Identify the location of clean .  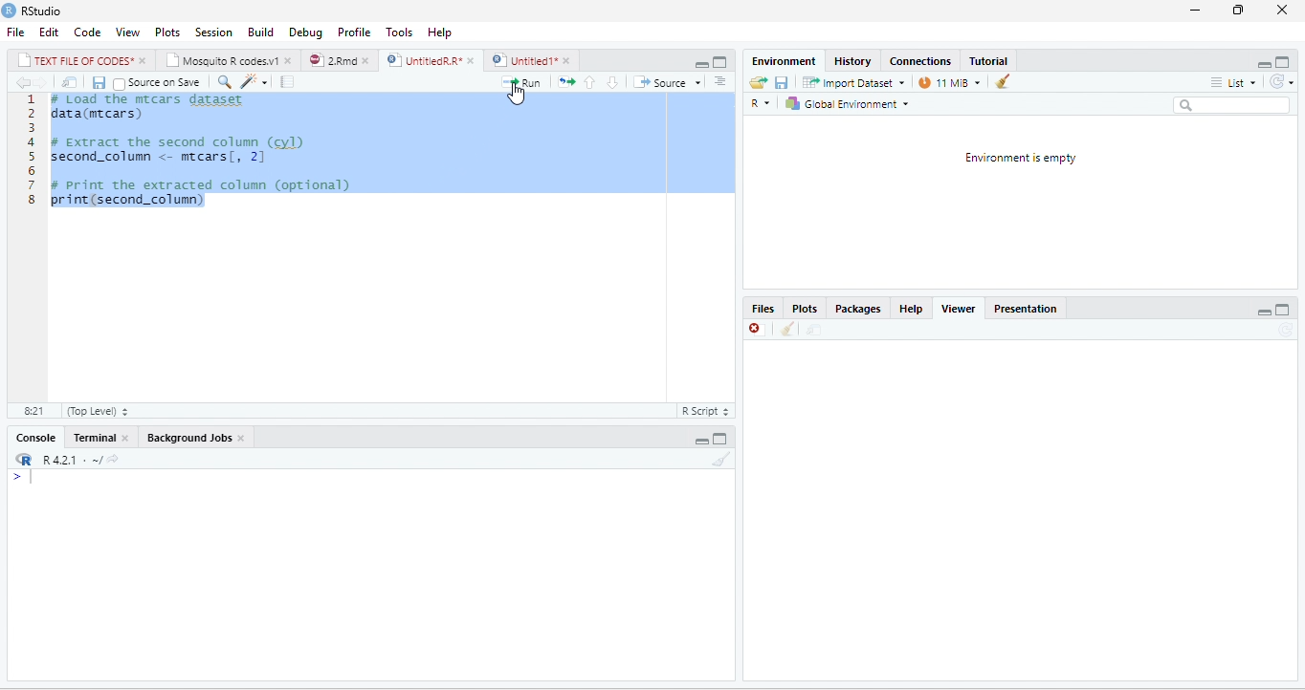
(787, 331).